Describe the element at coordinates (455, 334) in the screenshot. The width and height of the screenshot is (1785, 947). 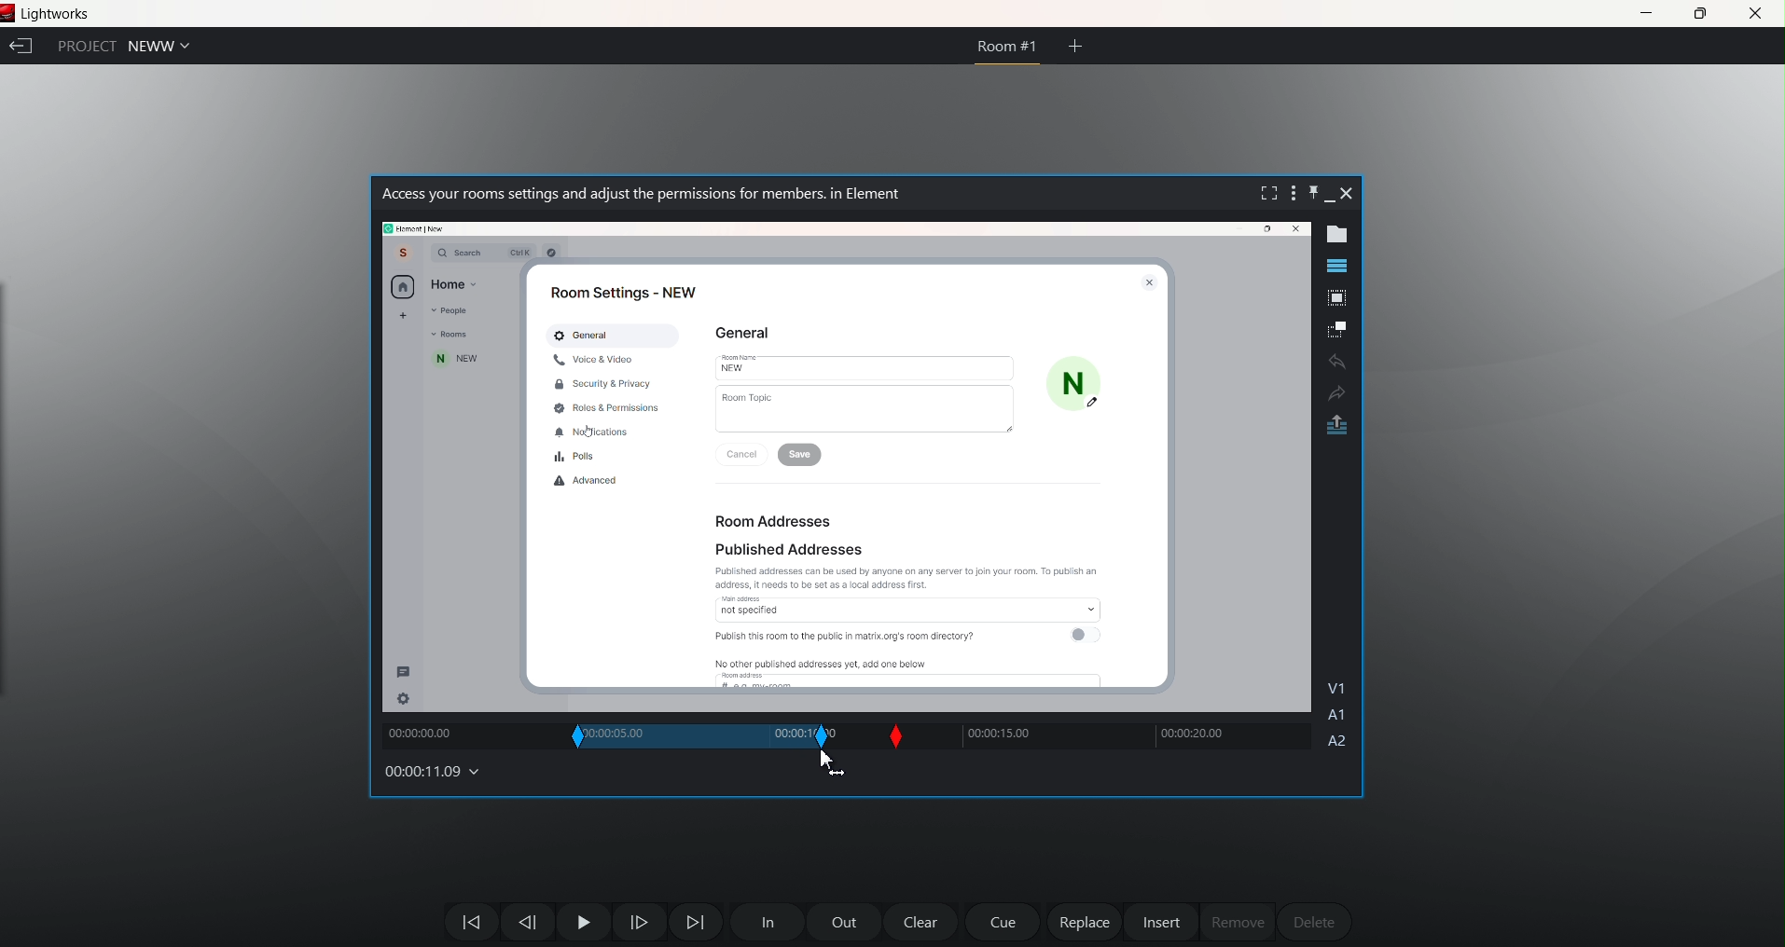
I see `Room` at that location.